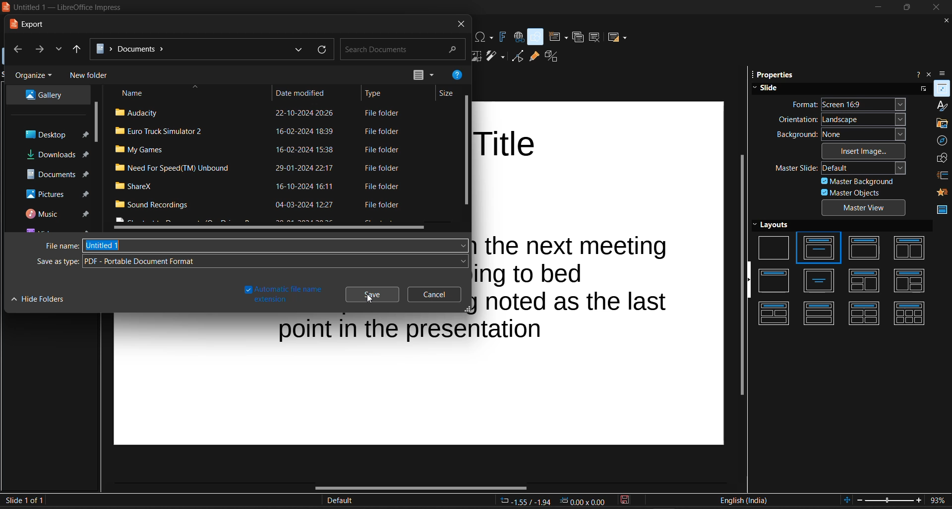 This screenshot has width=952, height=509. I want to click on type, so click(377, 94).